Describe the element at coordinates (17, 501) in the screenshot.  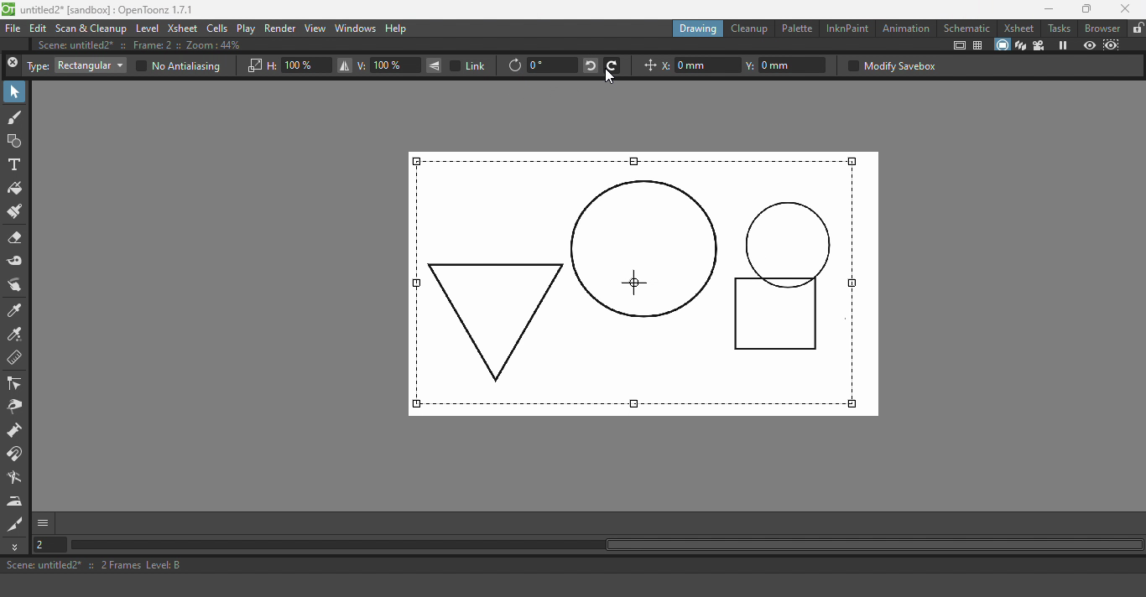
I see `Iron tool` at that location.